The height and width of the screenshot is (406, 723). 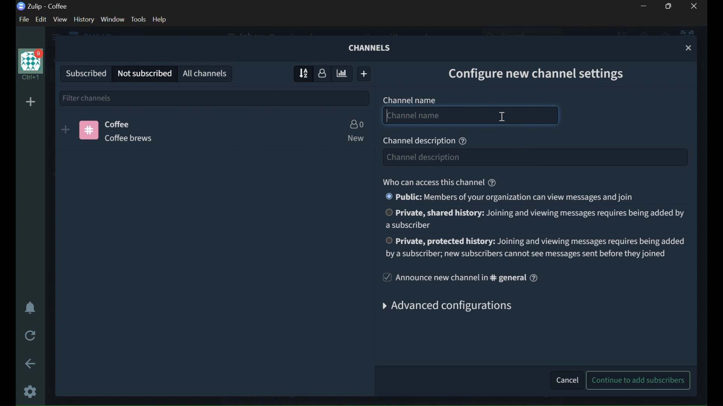 What do you see at coordinates (670, 6) in the screenshot?
I see `RESTORE DOWN` at bounding box center [670, 6].